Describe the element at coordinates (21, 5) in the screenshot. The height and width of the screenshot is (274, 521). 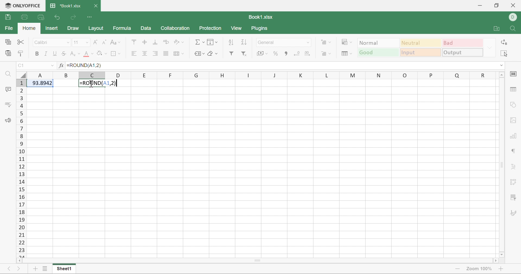
I see `ONLYOFFICE` at that location.